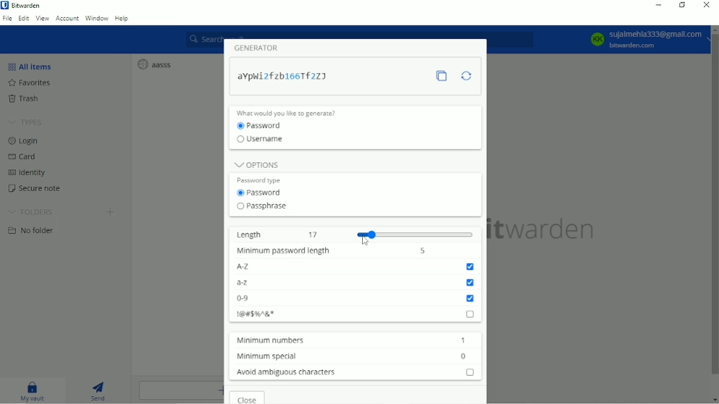  Describe the element at coordinates (314, 234) in the screenshot. I see `17` at that location.